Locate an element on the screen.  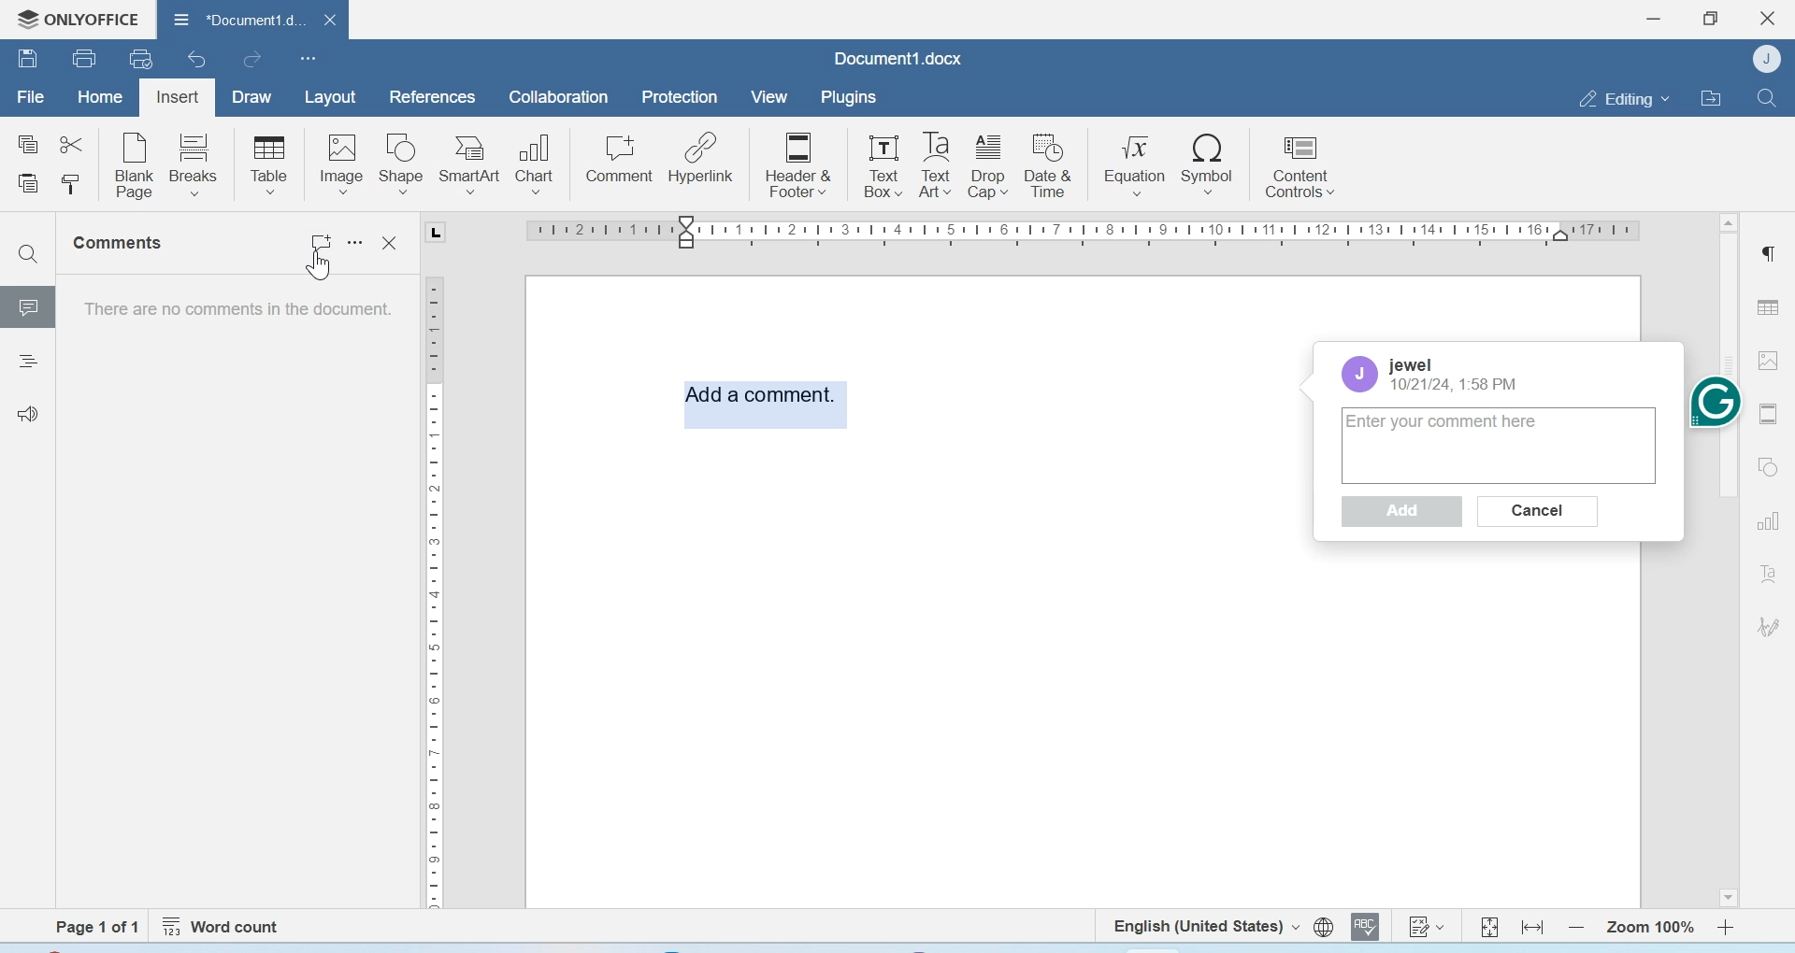
cursor is located at coordinates (317, 266).